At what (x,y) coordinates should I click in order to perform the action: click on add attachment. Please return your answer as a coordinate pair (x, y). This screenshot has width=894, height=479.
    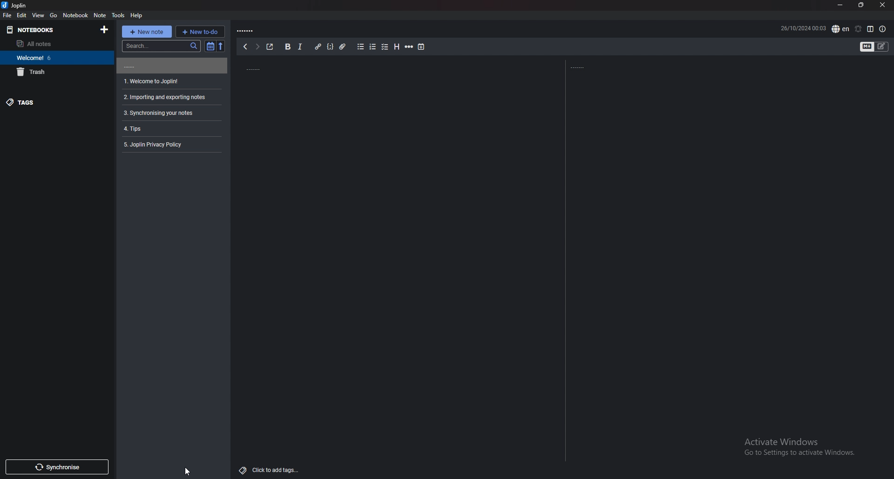
    Looking at the image, I should click on (342, 47).